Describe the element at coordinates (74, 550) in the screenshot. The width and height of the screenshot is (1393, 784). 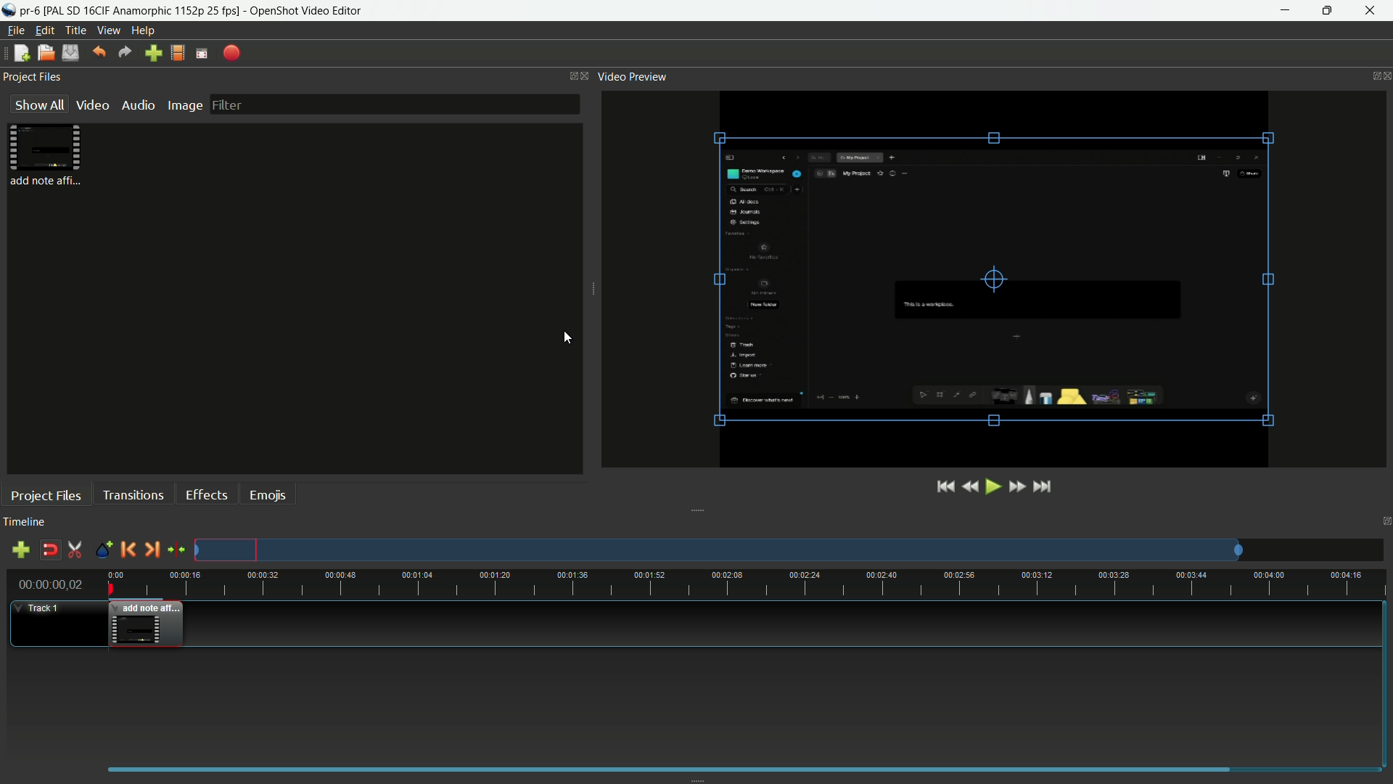
I see `enable razor` at that location.